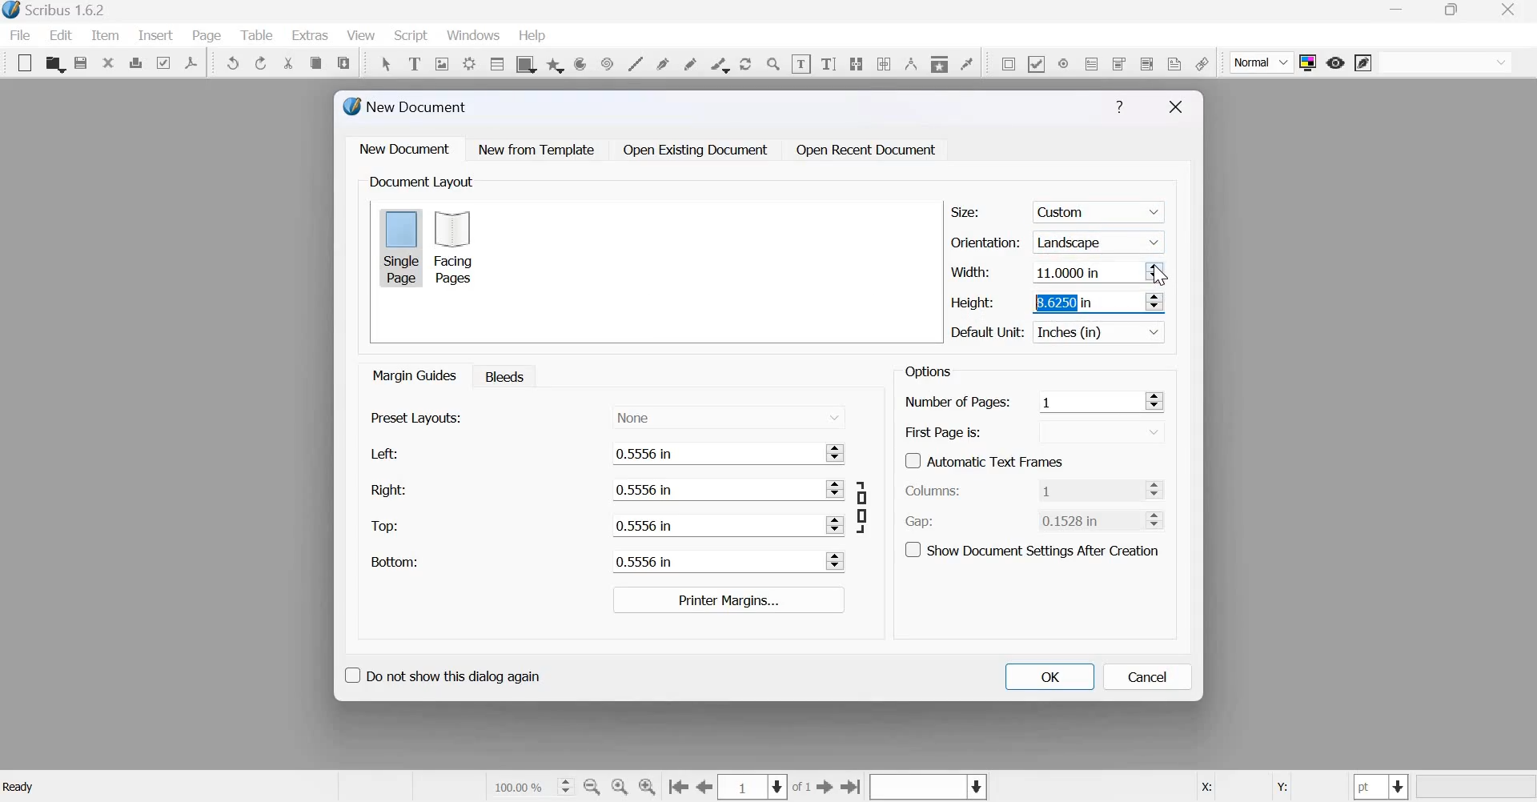 Image resolution: width=1537 pixels, height=802 pixels. What do you see at coordinates (468, 62) in the screenshot?
I see `render frame` at bounding box center [468, 62].